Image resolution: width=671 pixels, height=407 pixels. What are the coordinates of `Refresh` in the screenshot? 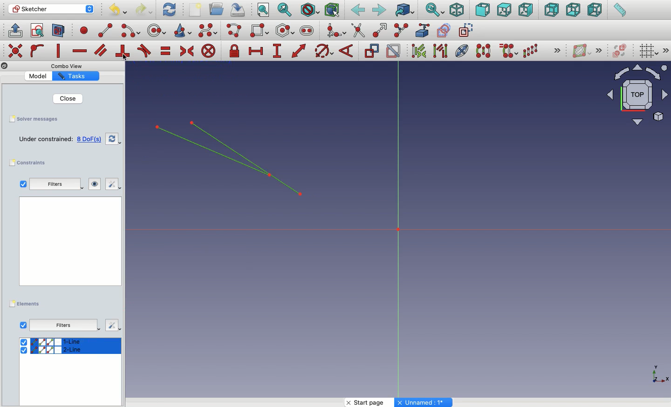 It's located at (112, 140).